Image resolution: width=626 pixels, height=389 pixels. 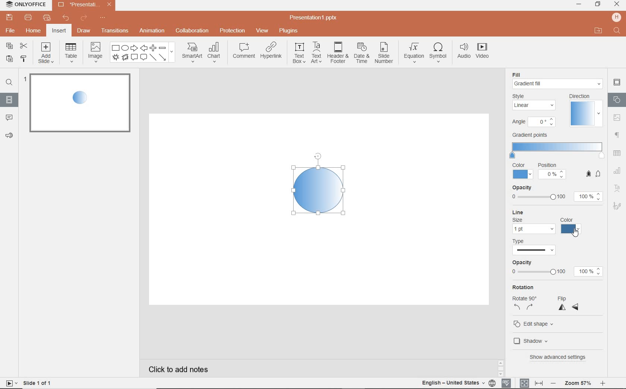 I want to click on color, so click(x=568, y=226).